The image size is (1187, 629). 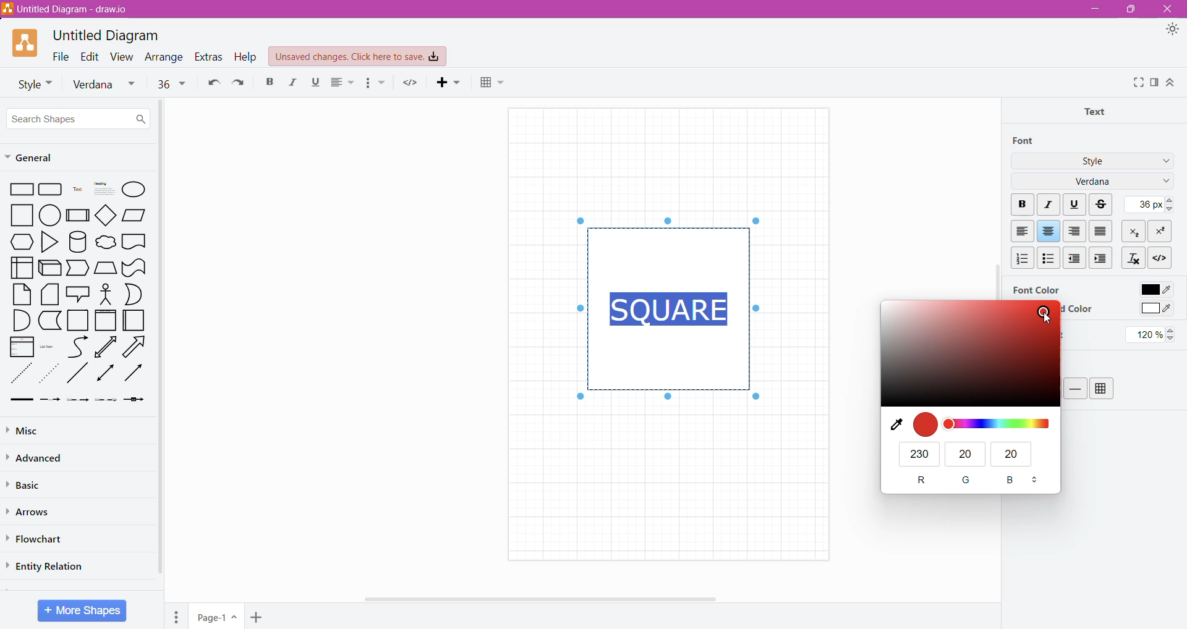 What do you see at coordinates (20, 374) in the screenshot?
I see `Dotted Line` at bounding box center [20, 374].